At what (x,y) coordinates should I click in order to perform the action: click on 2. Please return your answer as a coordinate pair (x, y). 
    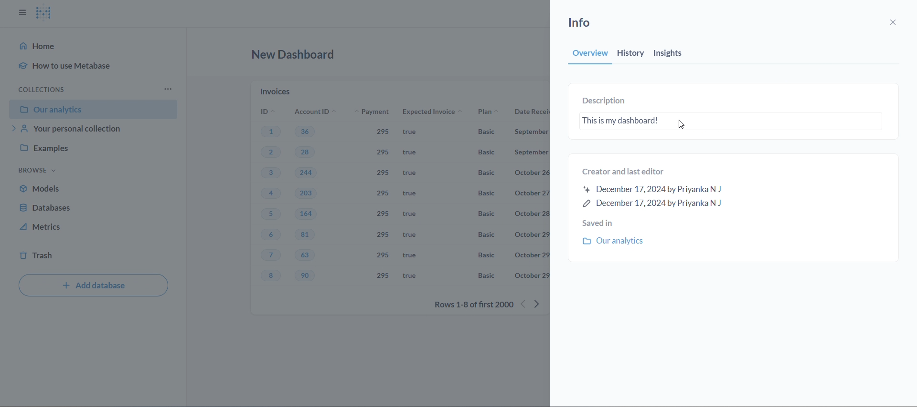
    Looking at the image, I should click on (272, 152).